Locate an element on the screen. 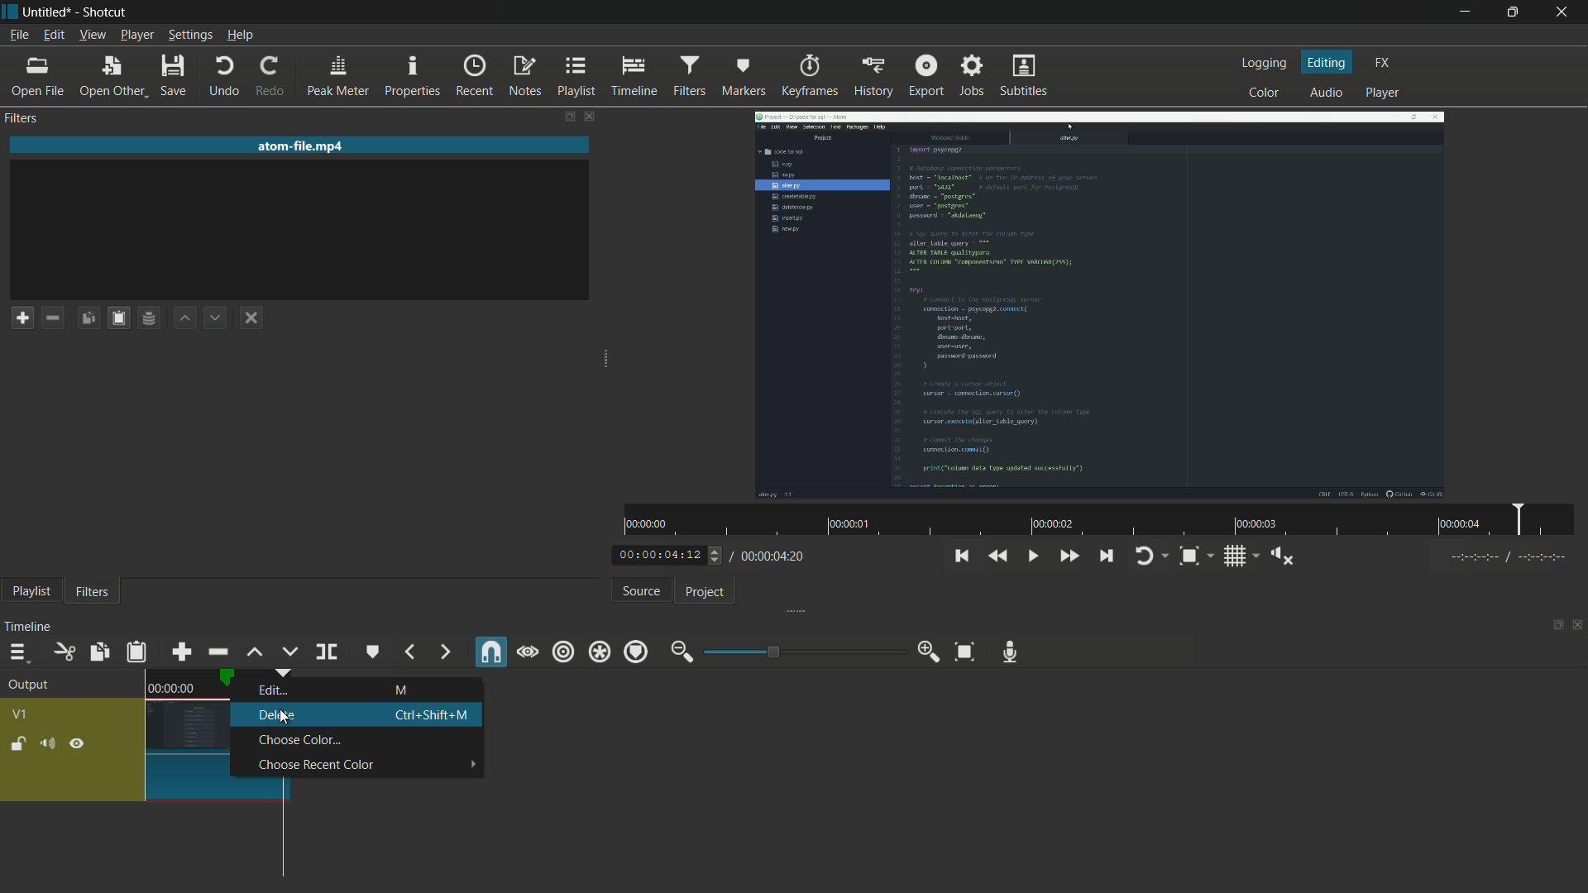  cut is located at coordinates (61, 653).